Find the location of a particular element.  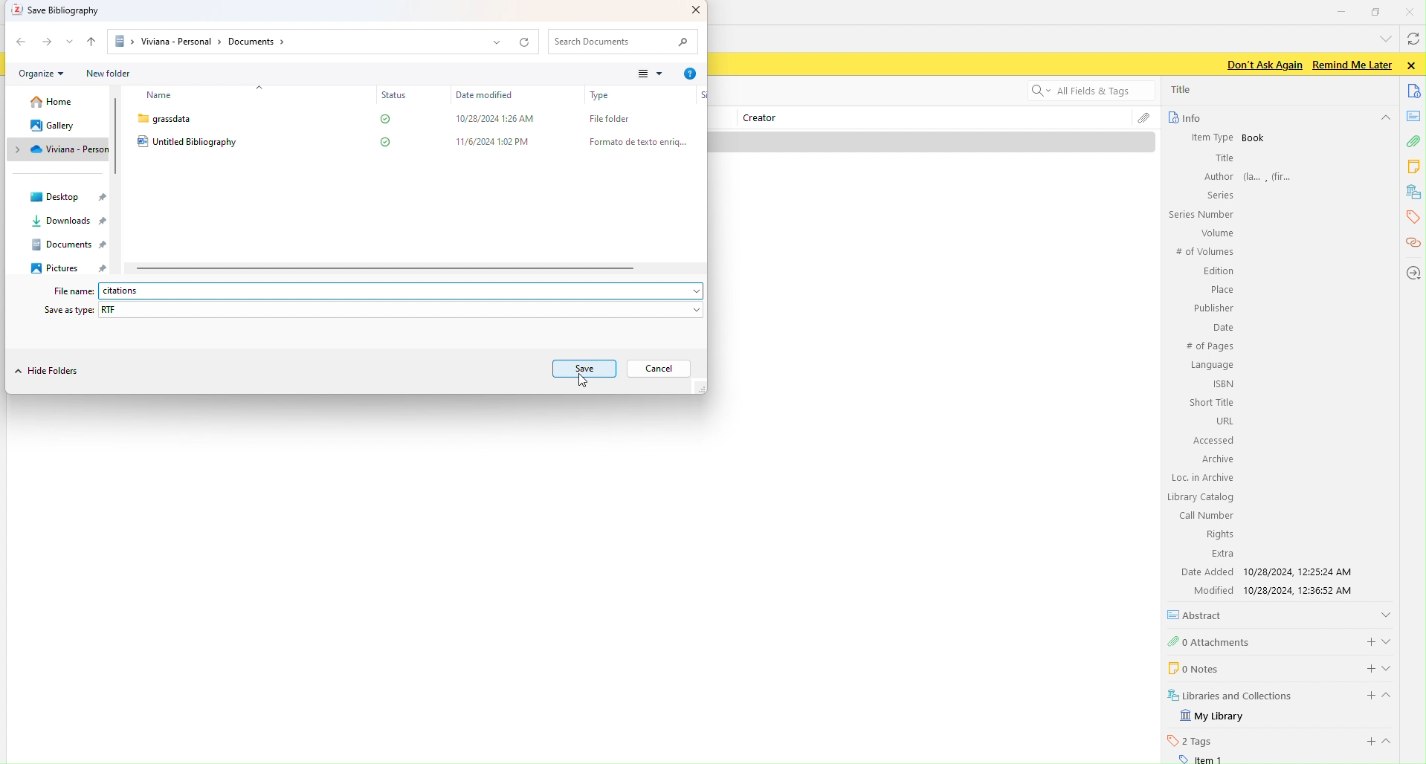

add is located at coordinates (1362, 667).